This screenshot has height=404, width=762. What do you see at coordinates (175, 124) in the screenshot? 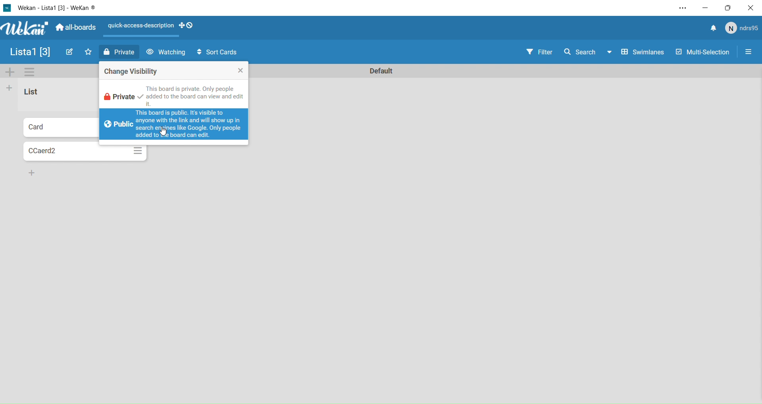
I see `Public` at bounding box center [175, 124].